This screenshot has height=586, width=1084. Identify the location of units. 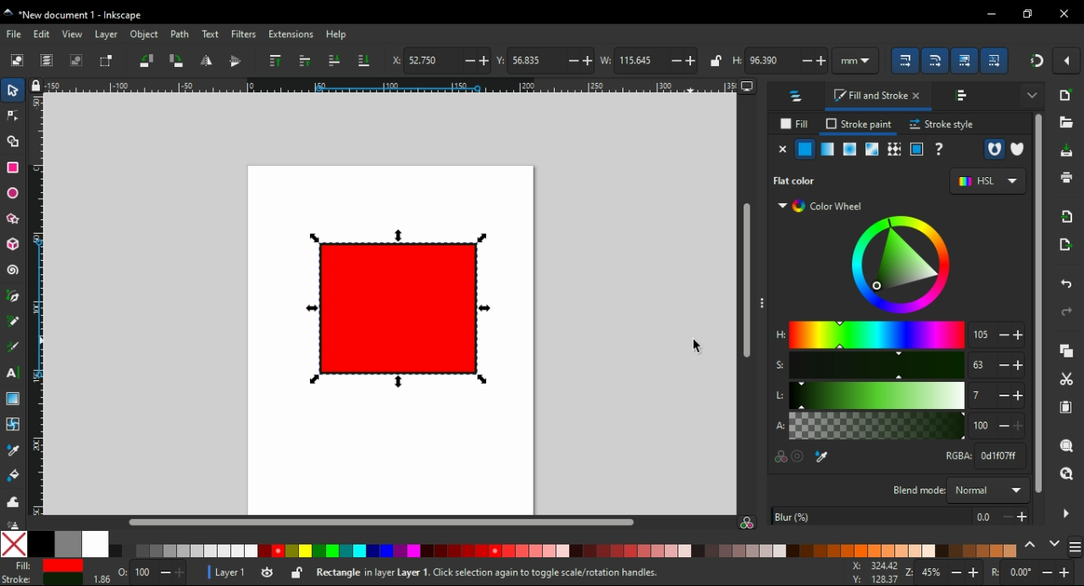
(858, 60).